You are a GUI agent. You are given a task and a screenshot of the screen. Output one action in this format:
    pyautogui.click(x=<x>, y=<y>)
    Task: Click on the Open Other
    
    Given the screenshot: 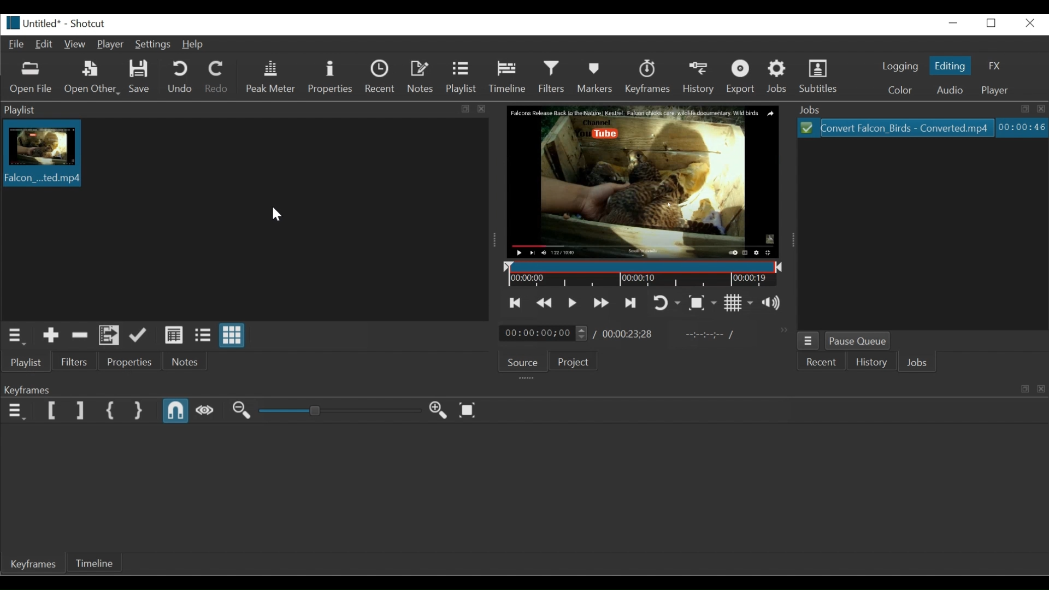 What is the action you would take?
    pyautogui.click(x=92, y=78)
    